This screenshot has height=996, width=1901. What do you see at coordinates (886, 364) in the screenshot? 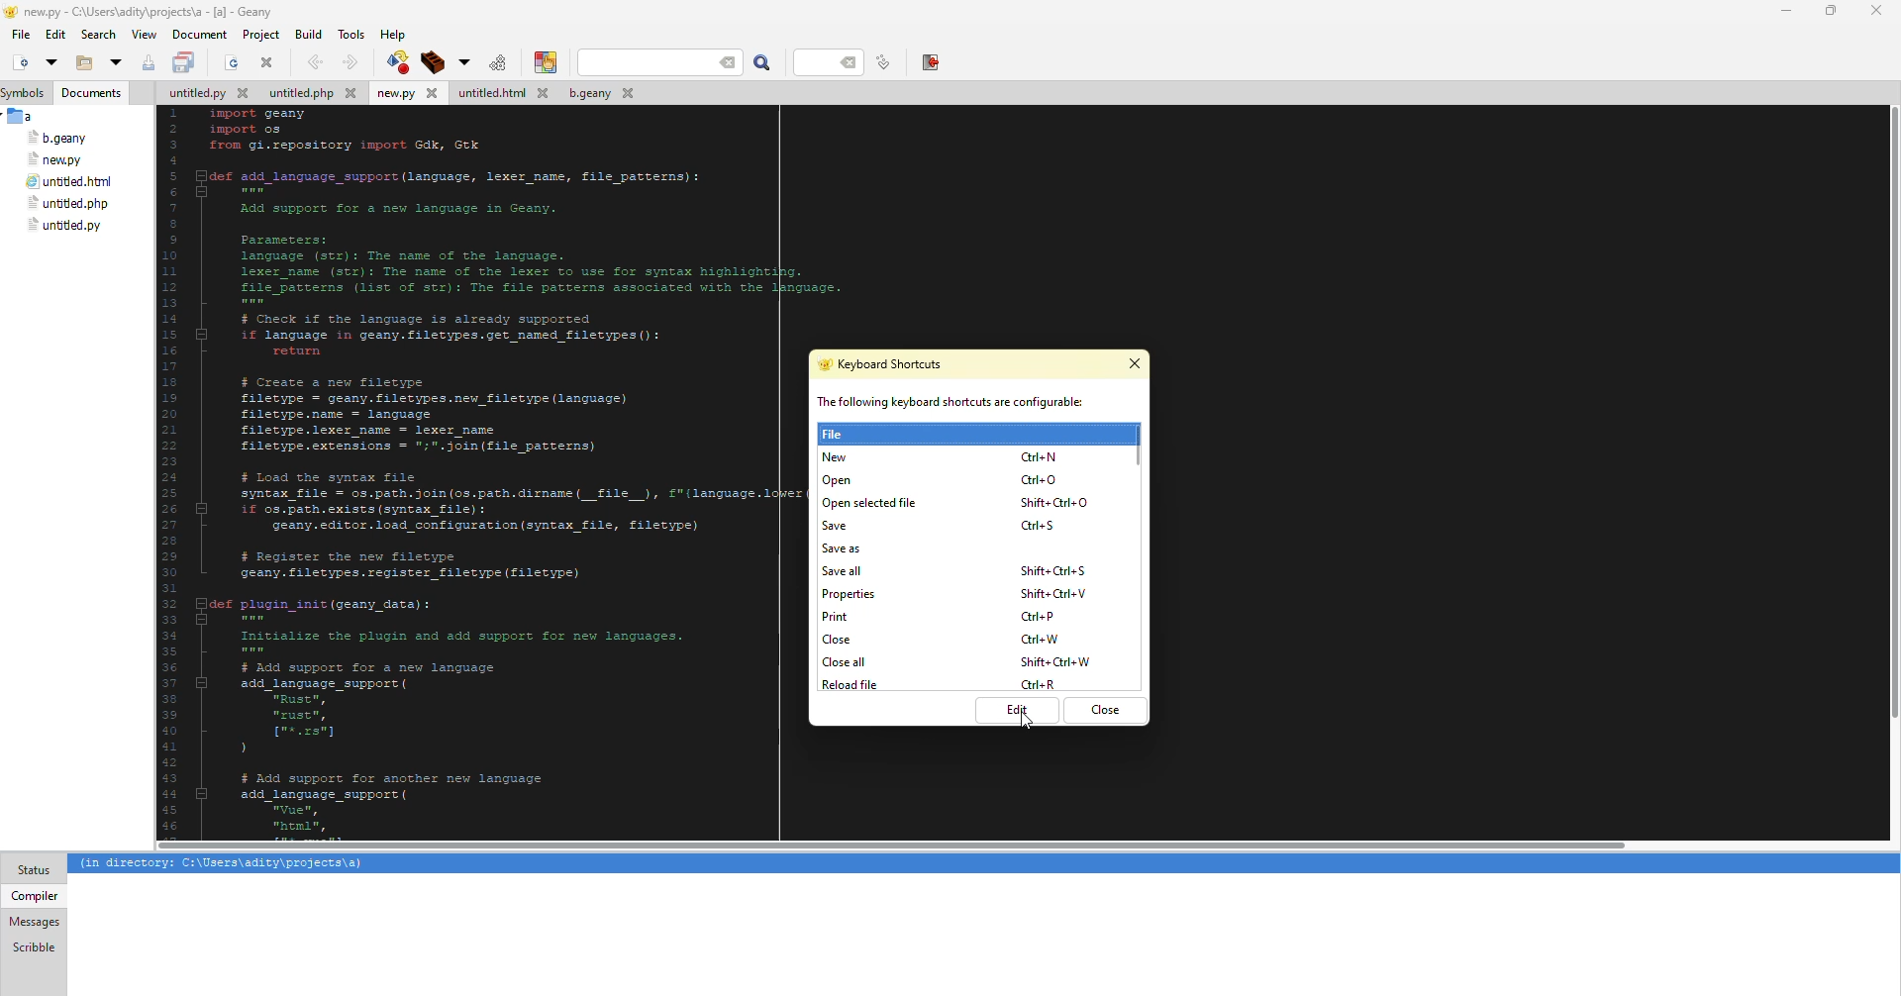
I see `keyboard shortcuts` at bounding box center [886, 364].